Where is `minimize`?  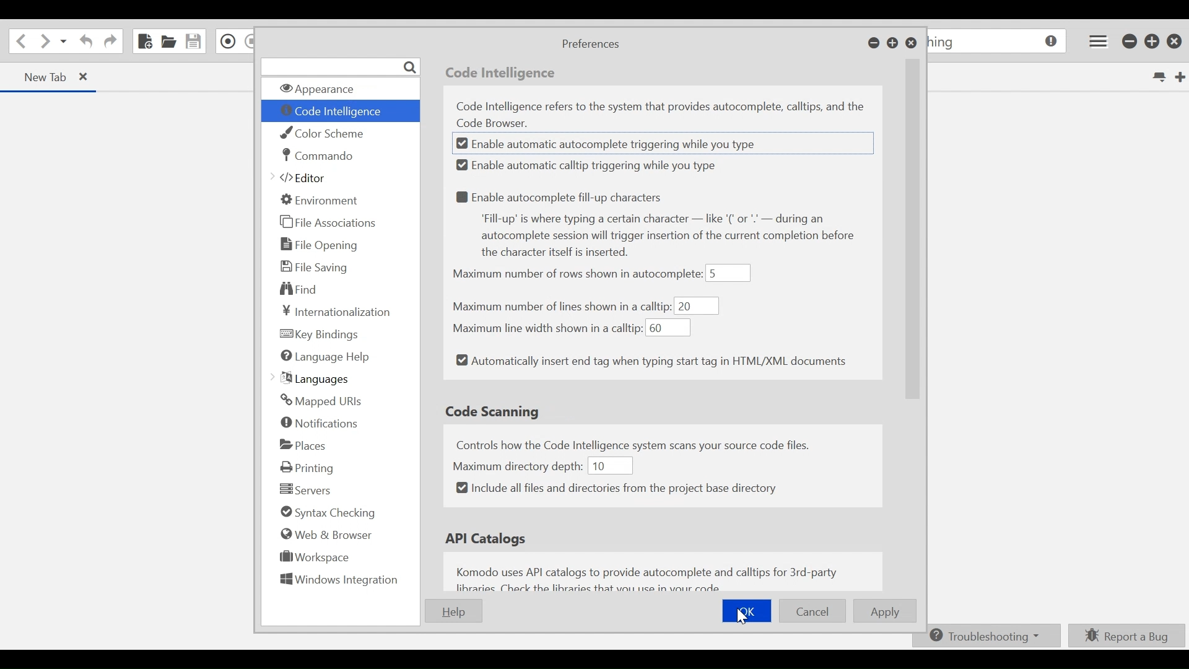 minimize is located at coordinates (874, 44).